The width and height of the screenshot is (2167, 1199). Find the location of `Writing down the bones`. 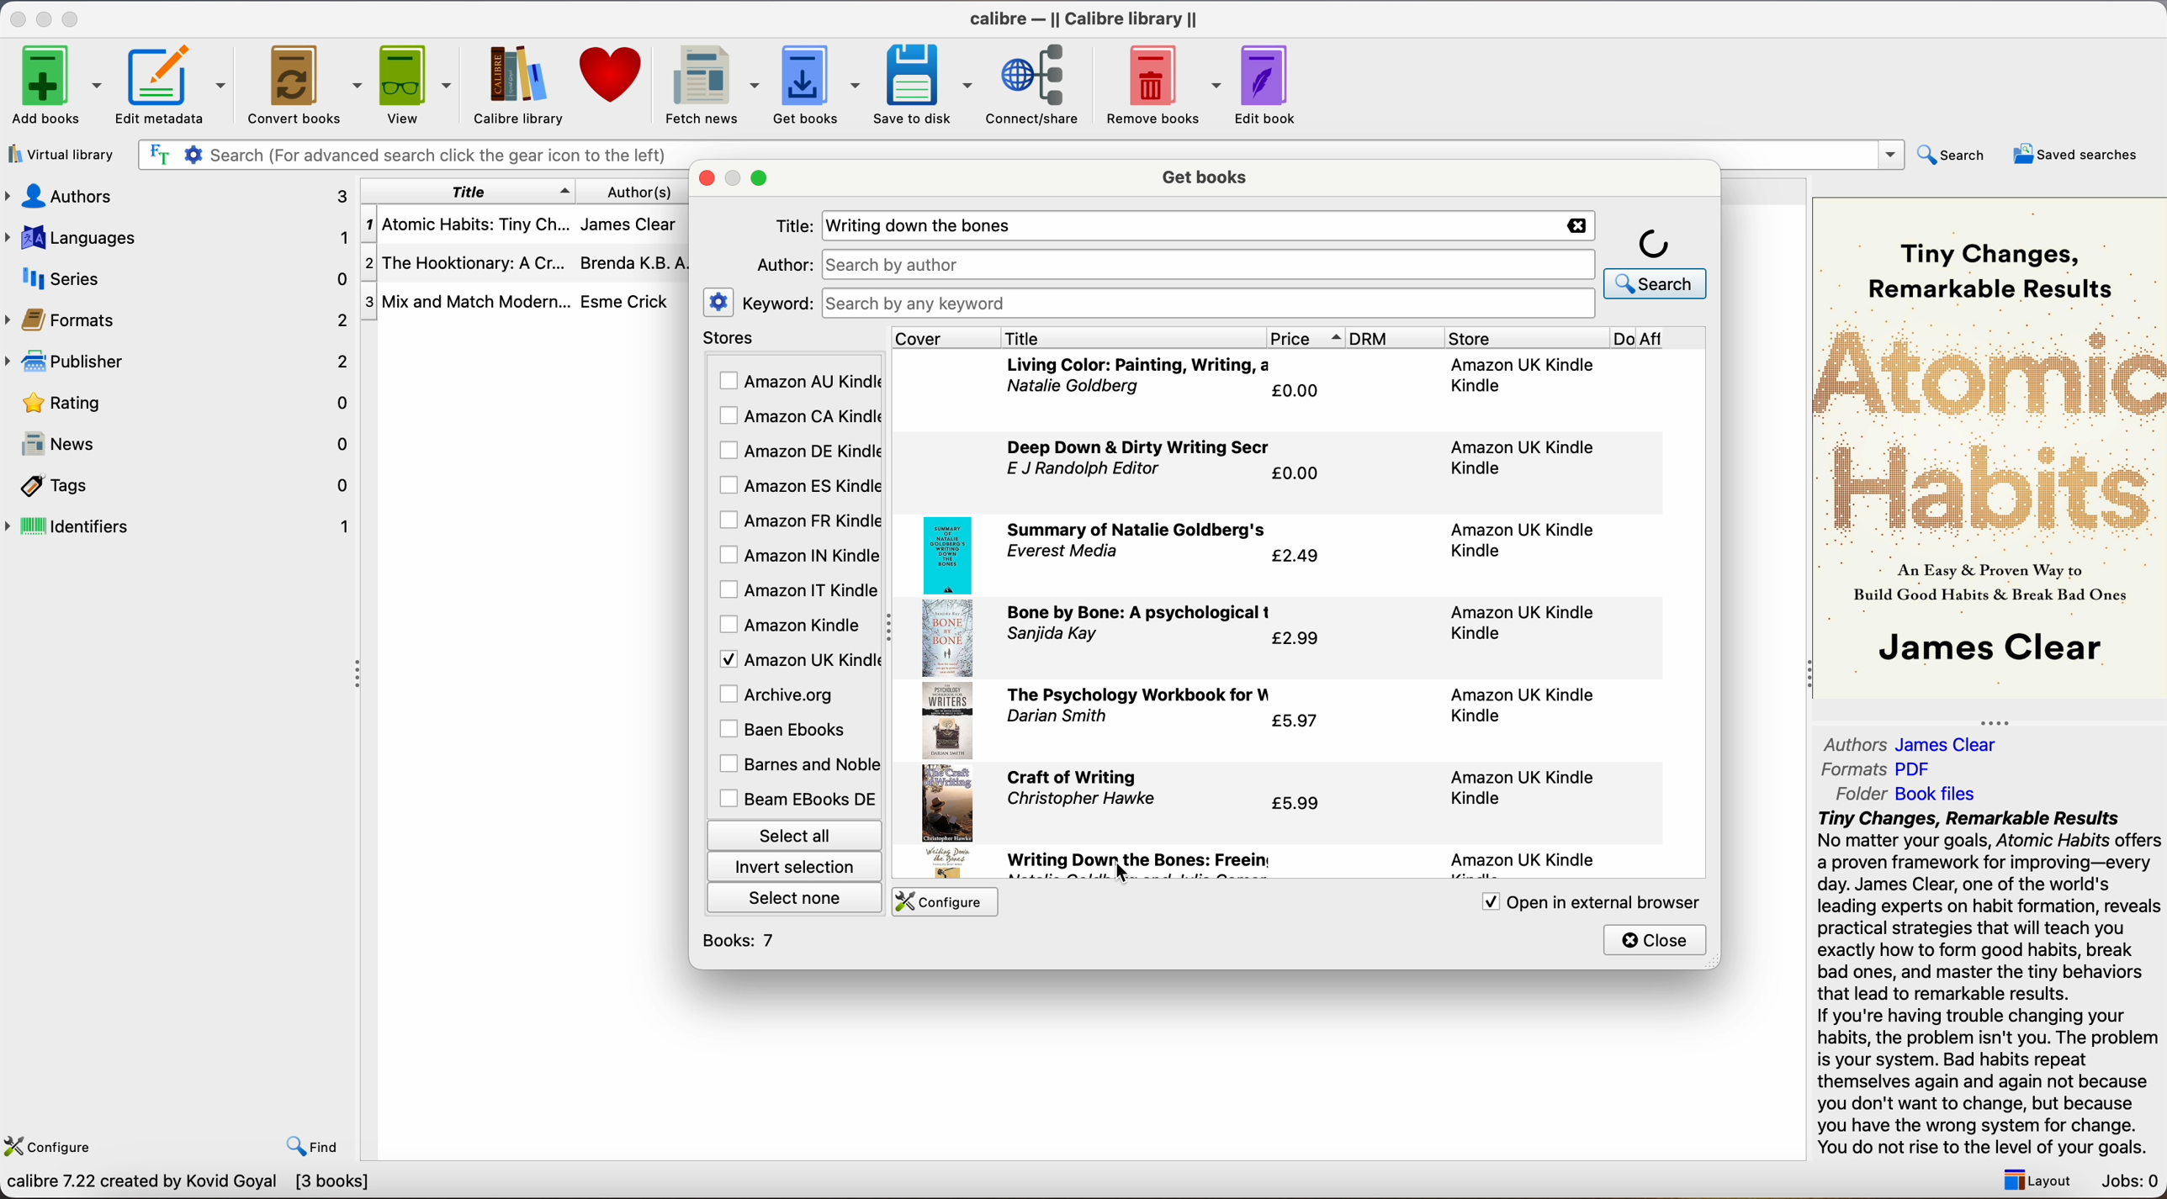

Writing down the bones is located at coordinates (929, 226).